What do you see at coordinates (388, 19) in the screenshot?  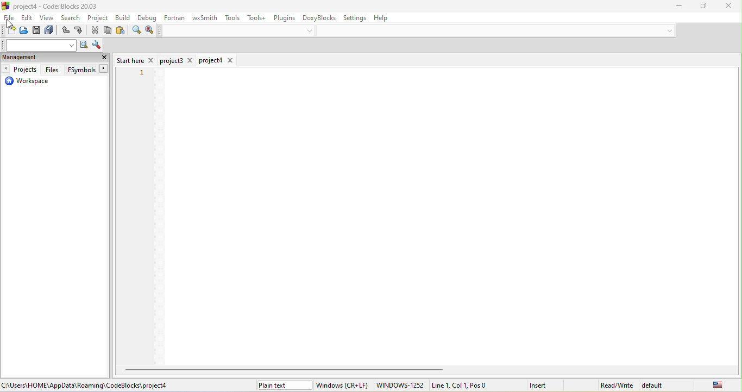 I see `help` at bounding box center [388, 19].